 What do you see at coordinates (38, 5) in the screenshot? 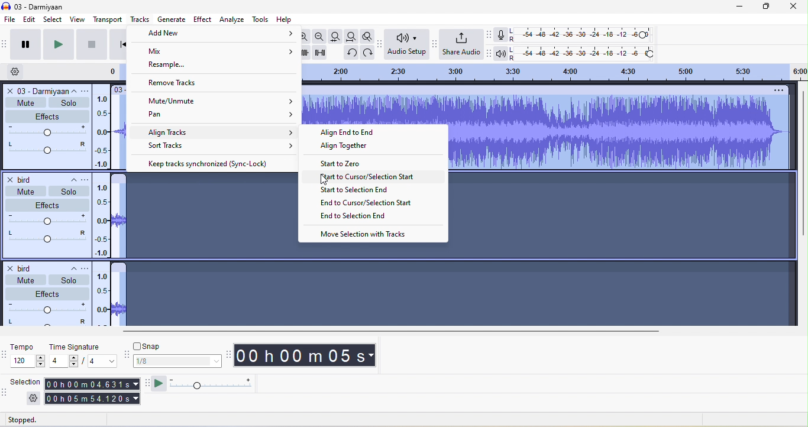
I see `title` at bounding box center [38, 5].